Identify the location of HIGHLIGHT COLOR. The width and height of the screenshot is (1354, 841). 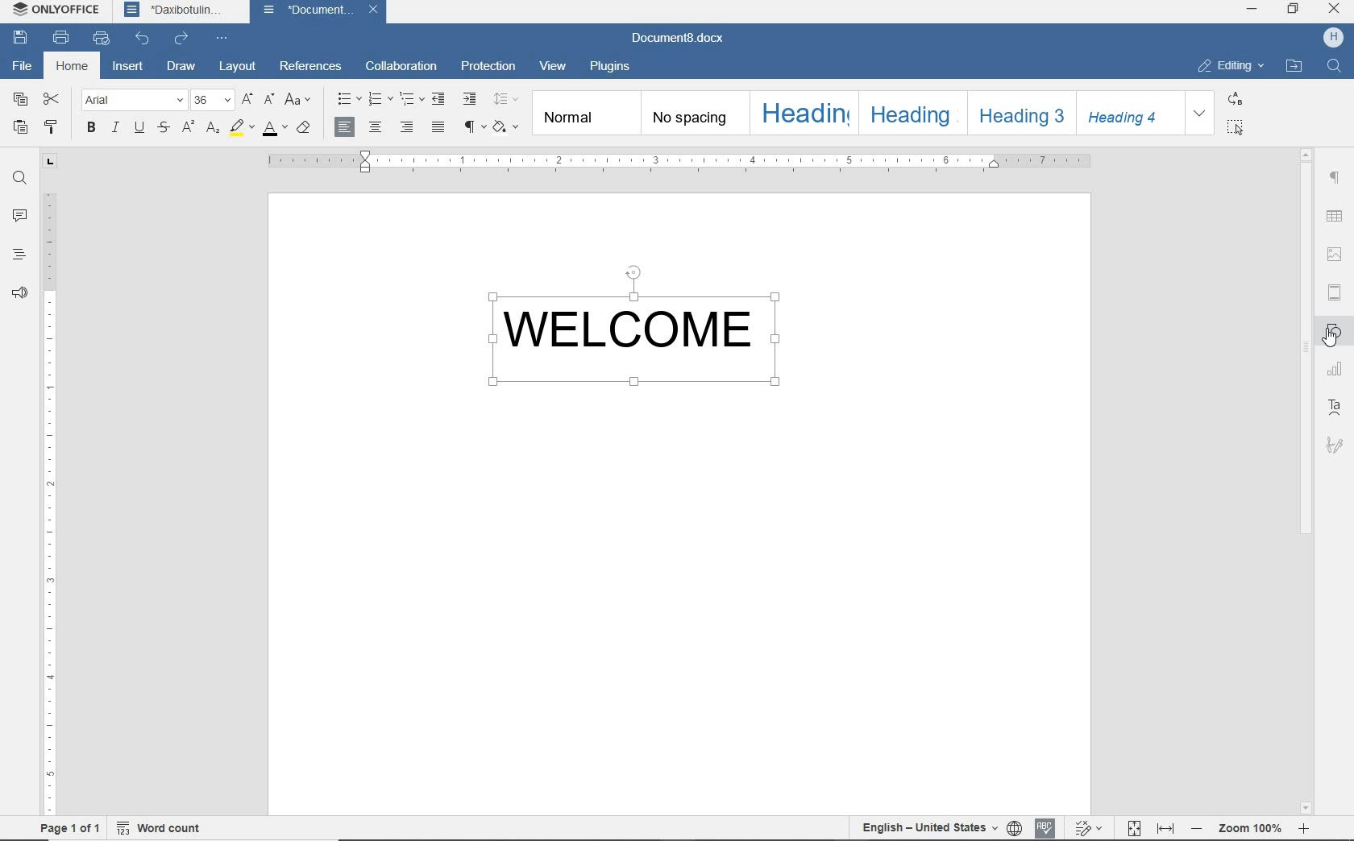
(243, 129).